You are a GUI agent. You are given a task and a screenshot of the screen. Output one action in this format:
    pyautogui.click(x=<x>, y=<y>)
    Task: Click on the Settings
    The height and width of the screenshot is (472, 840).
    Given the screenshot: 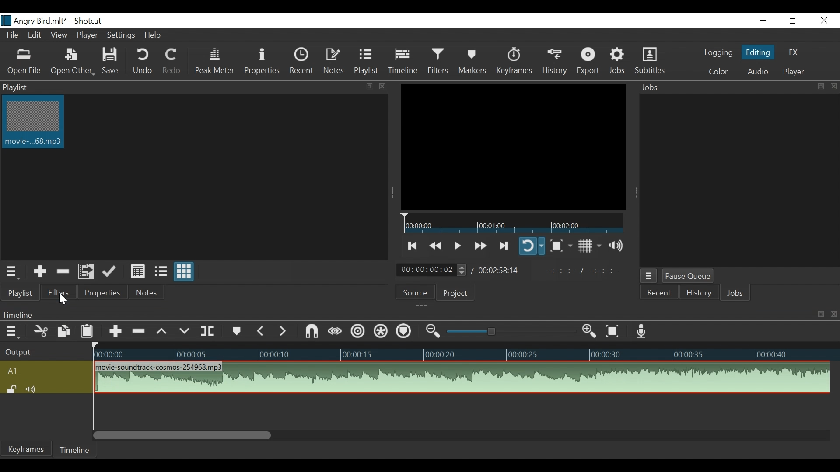 What is the action you would take?
    pyautogui.click(x=120, y=35)
    